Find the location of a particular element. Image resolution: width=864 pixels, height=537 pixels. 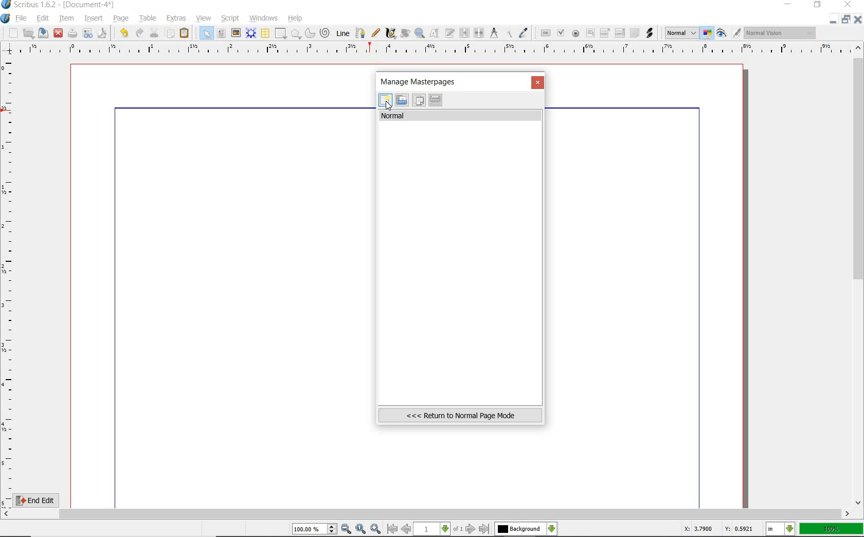

restore is located at coordinates (848, 20).